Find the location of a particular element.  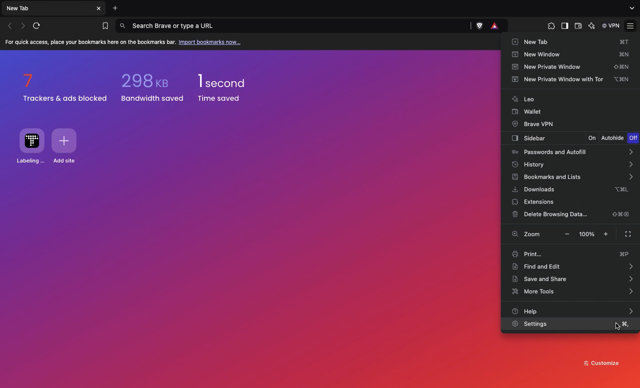

New tab is located at coordinates (570, 41).